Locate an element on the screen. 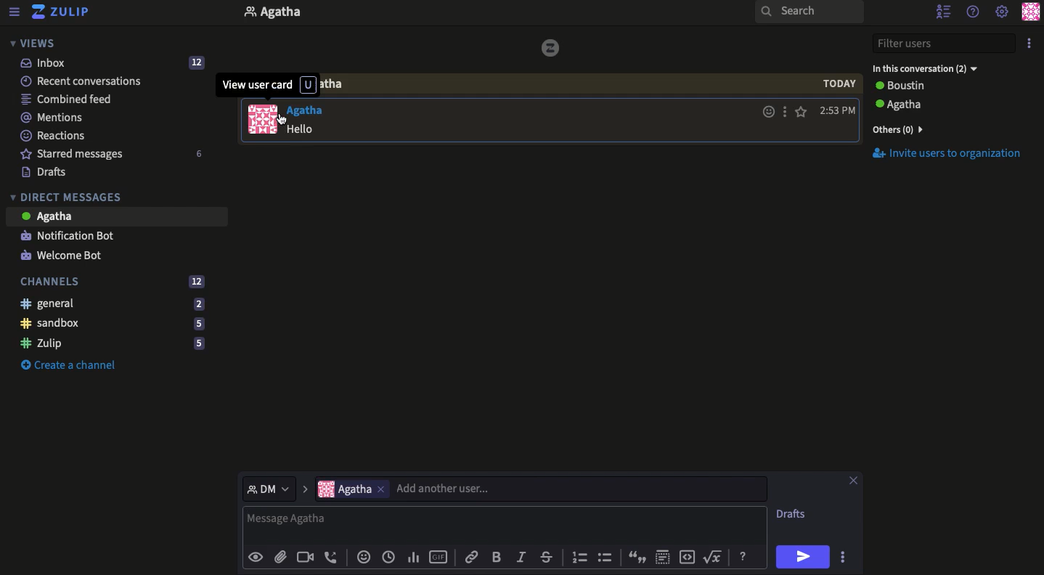  Views is located at coordinates (36, 44).